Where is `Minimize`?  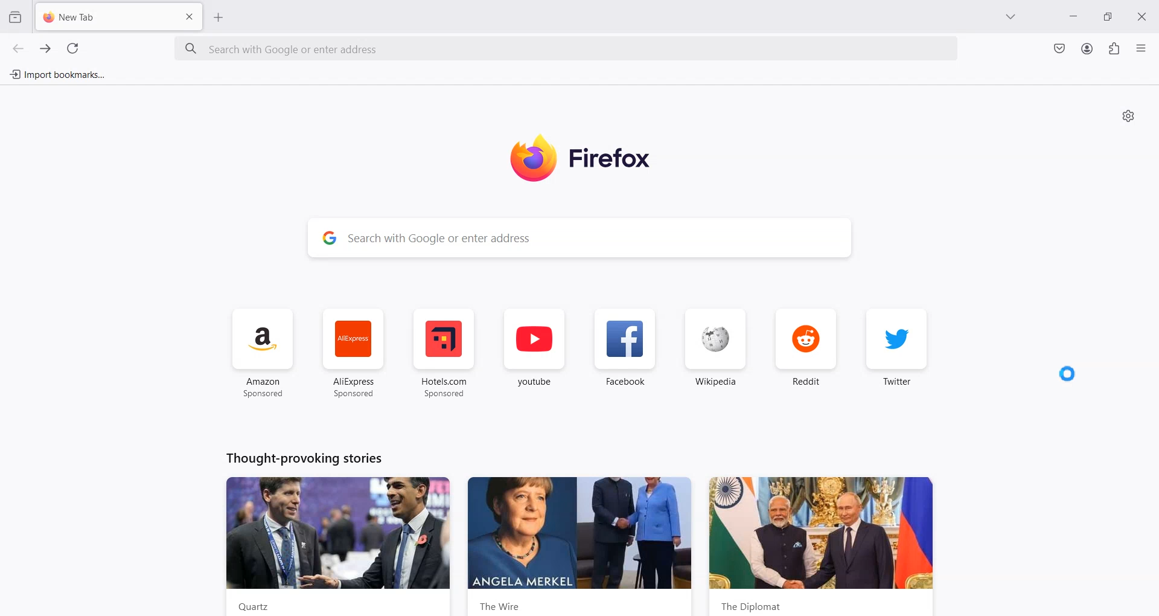 Minimize is located at coordinates (1074, 18).